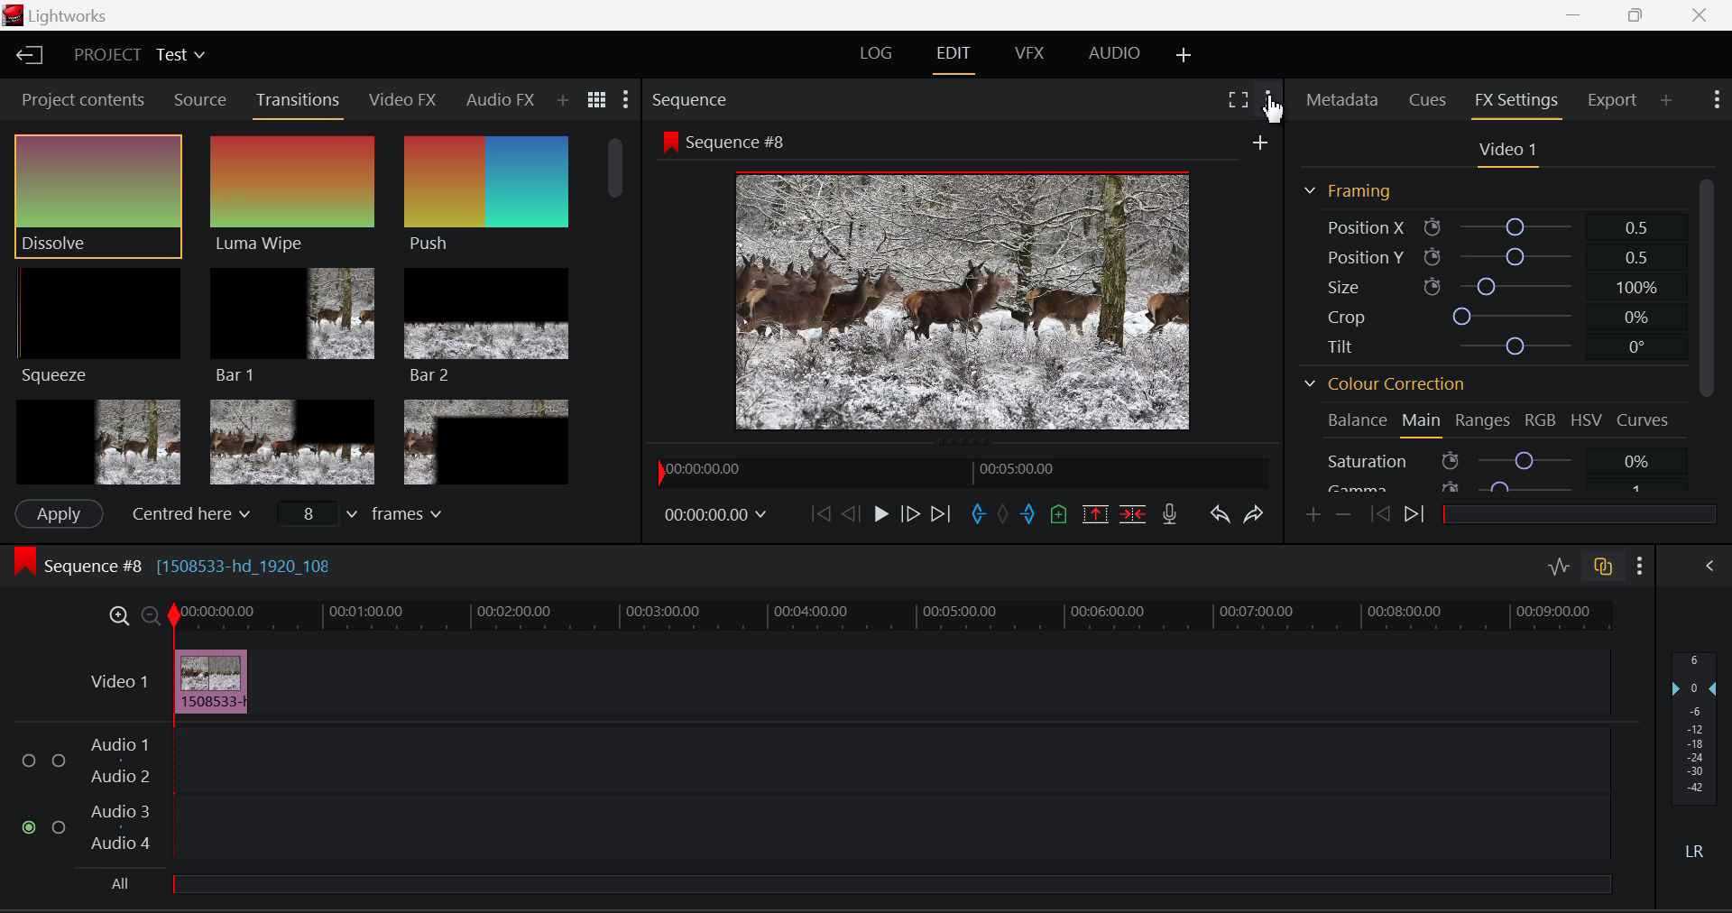  I want to click on Toggle list and title view, so click(596, 98).